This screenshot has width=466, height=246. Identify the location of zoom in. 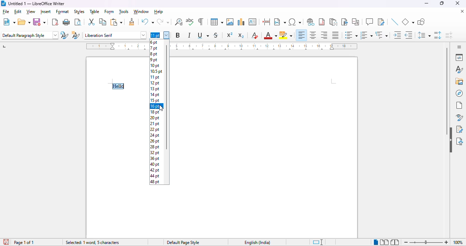
(446, 242).